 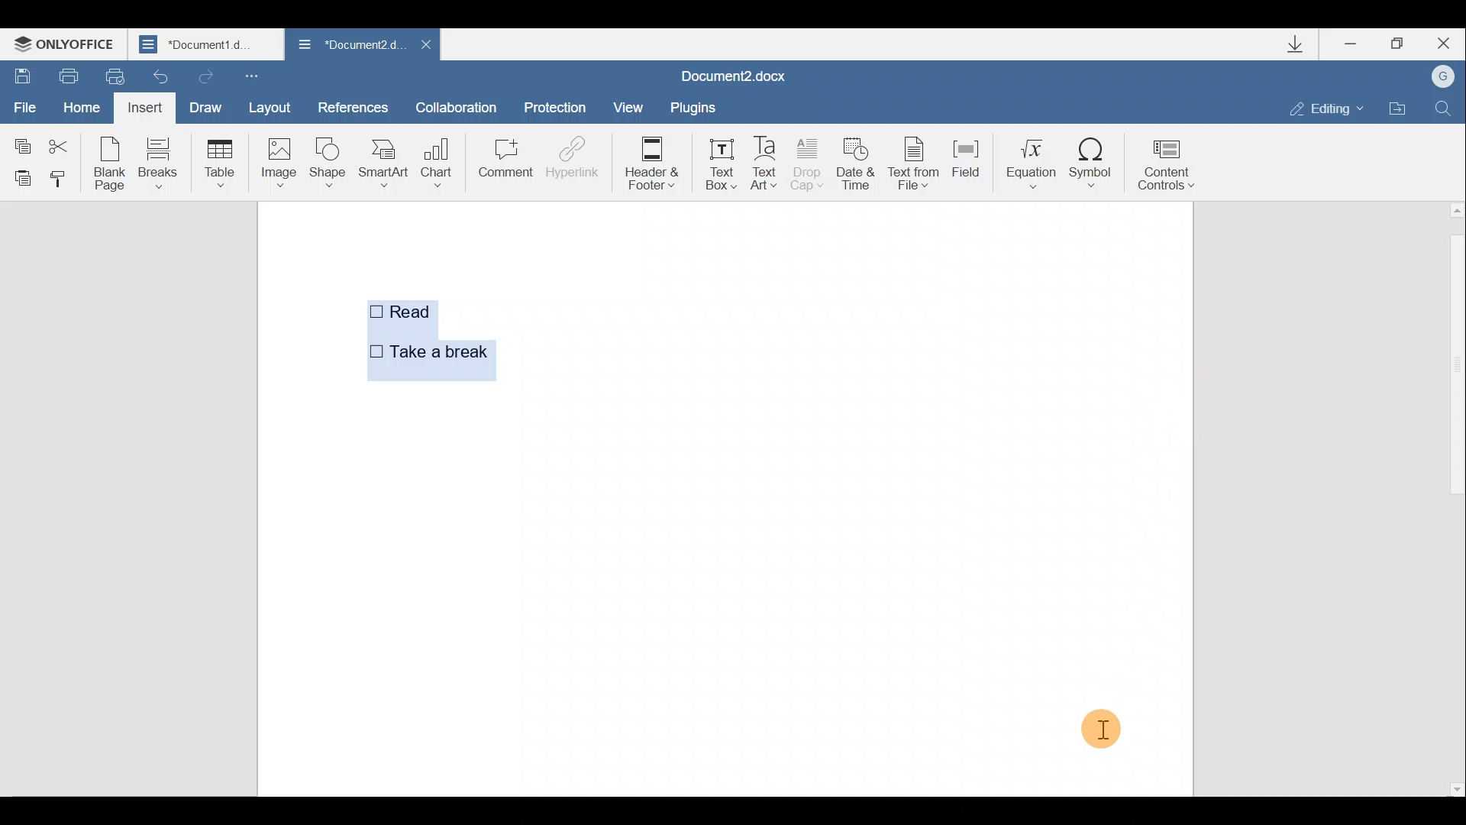 I want to click on Equation, so click(x=1027, y=163).